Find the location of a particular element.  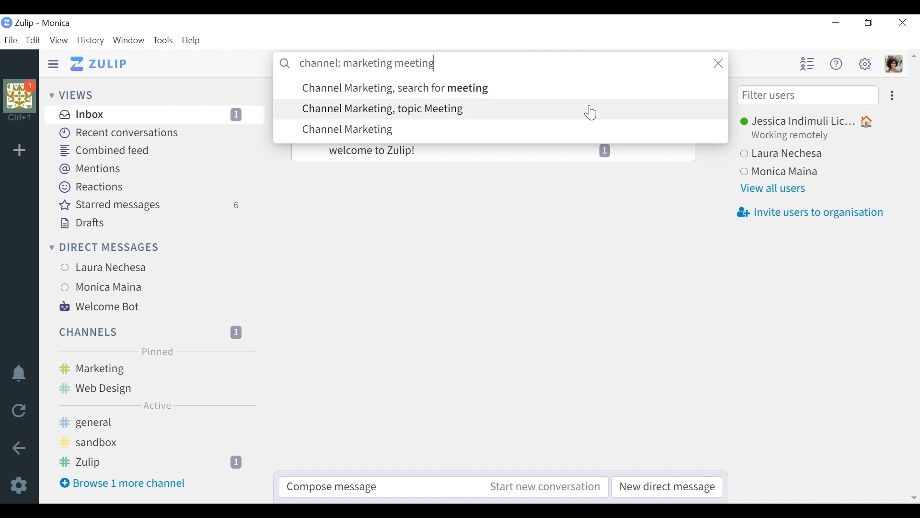

Channels is located at coordinates (151, 332).